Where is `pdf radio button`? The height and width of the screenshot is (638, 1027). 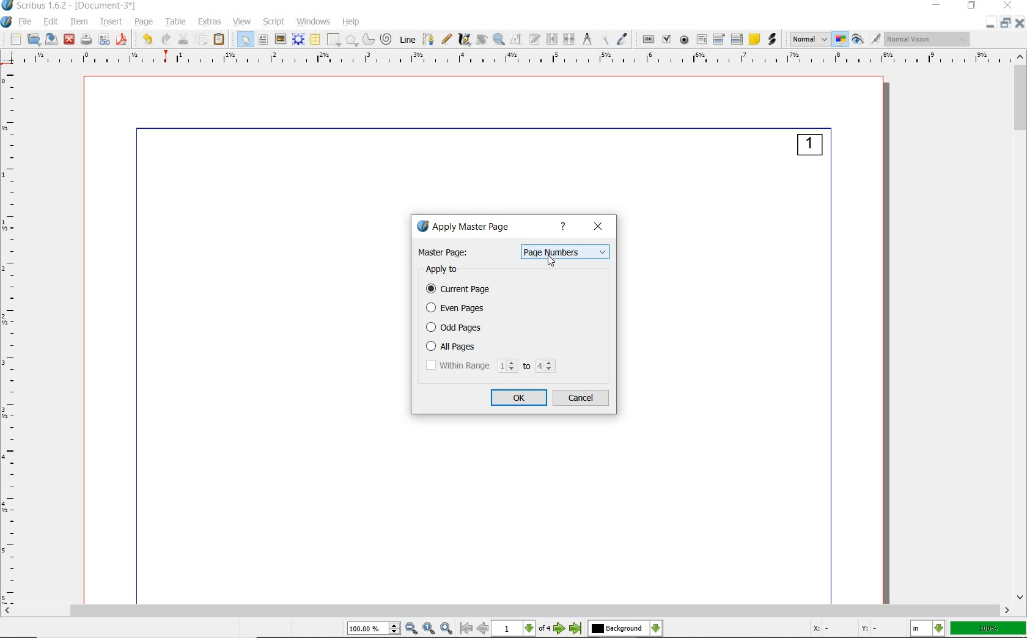 pdf radio button is located at coordinates (684, 40).